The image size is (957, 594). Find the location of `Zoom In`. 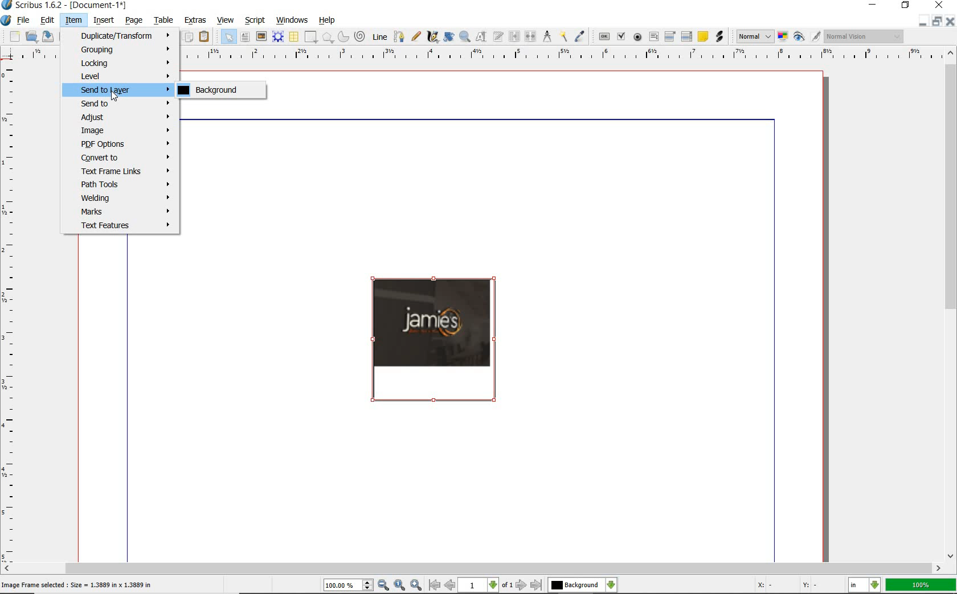

Zoom In is located at coordinates (416, 585).